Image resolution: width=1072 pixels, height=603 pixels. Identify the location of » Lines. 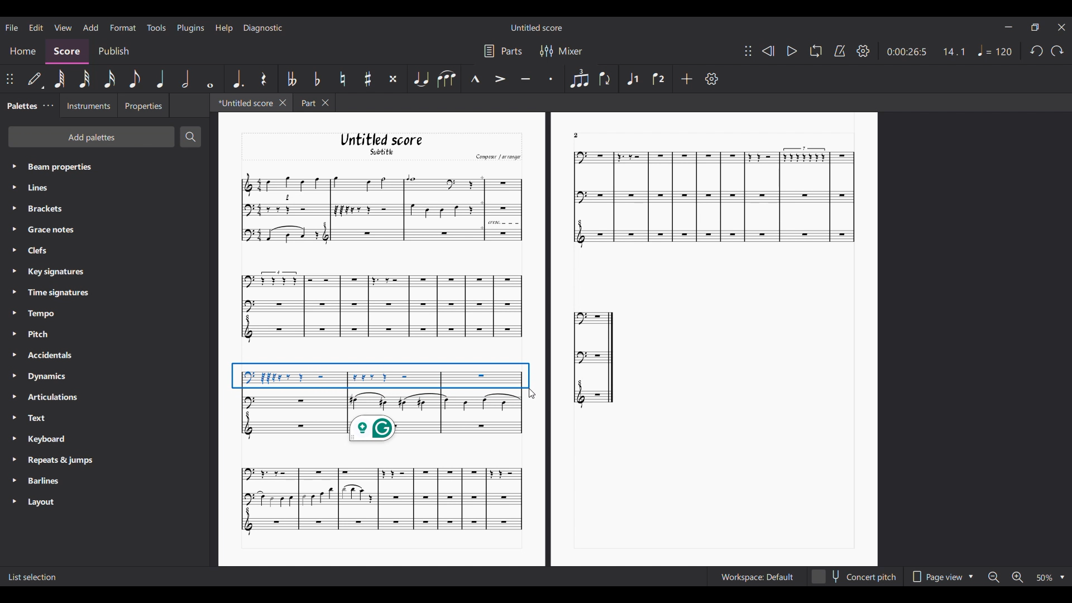
(49, 189).